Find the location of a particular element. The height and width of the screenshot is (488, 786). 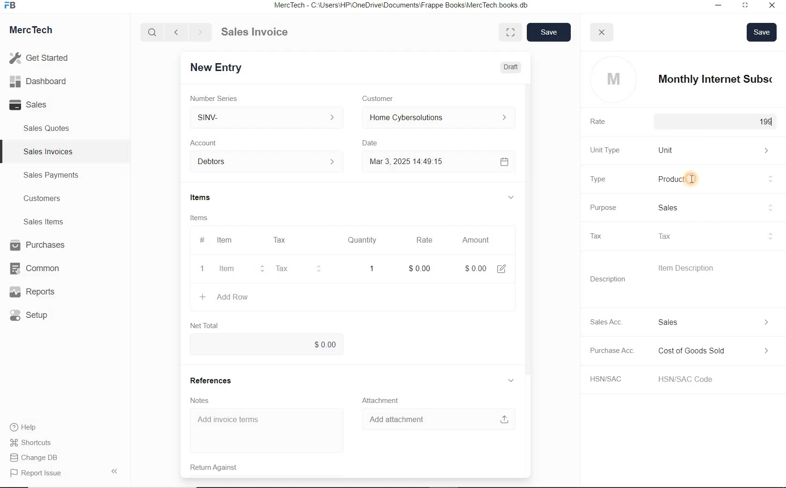

Account dropdown is located at coordinates (267, 162).